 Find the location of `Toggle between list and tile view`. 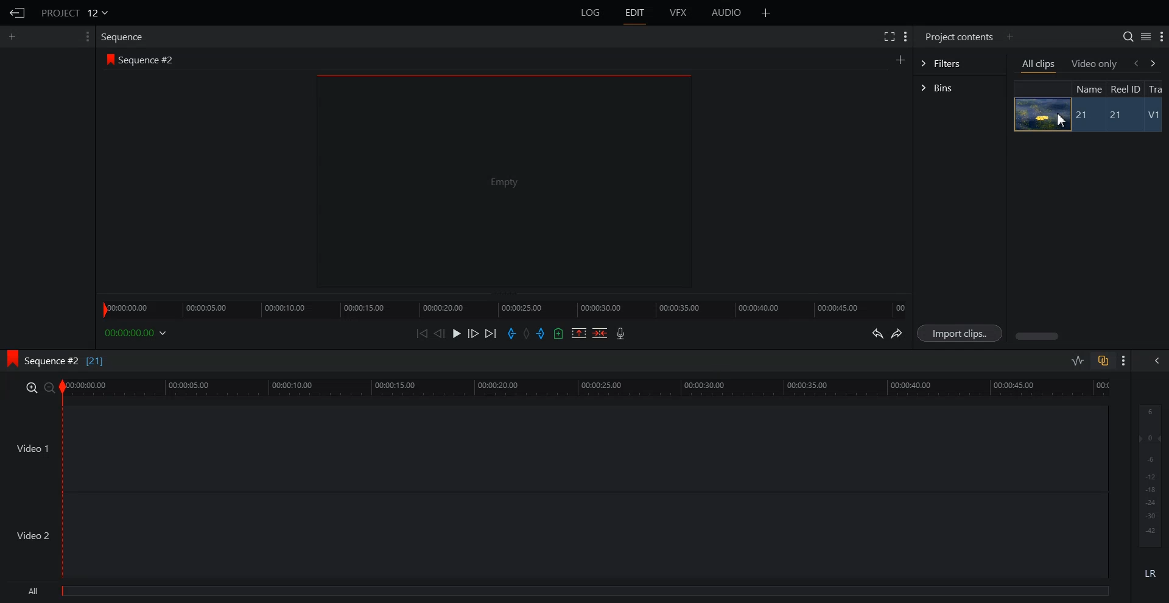

Toggle between list and tile view is located at coordinates (1146, 37).